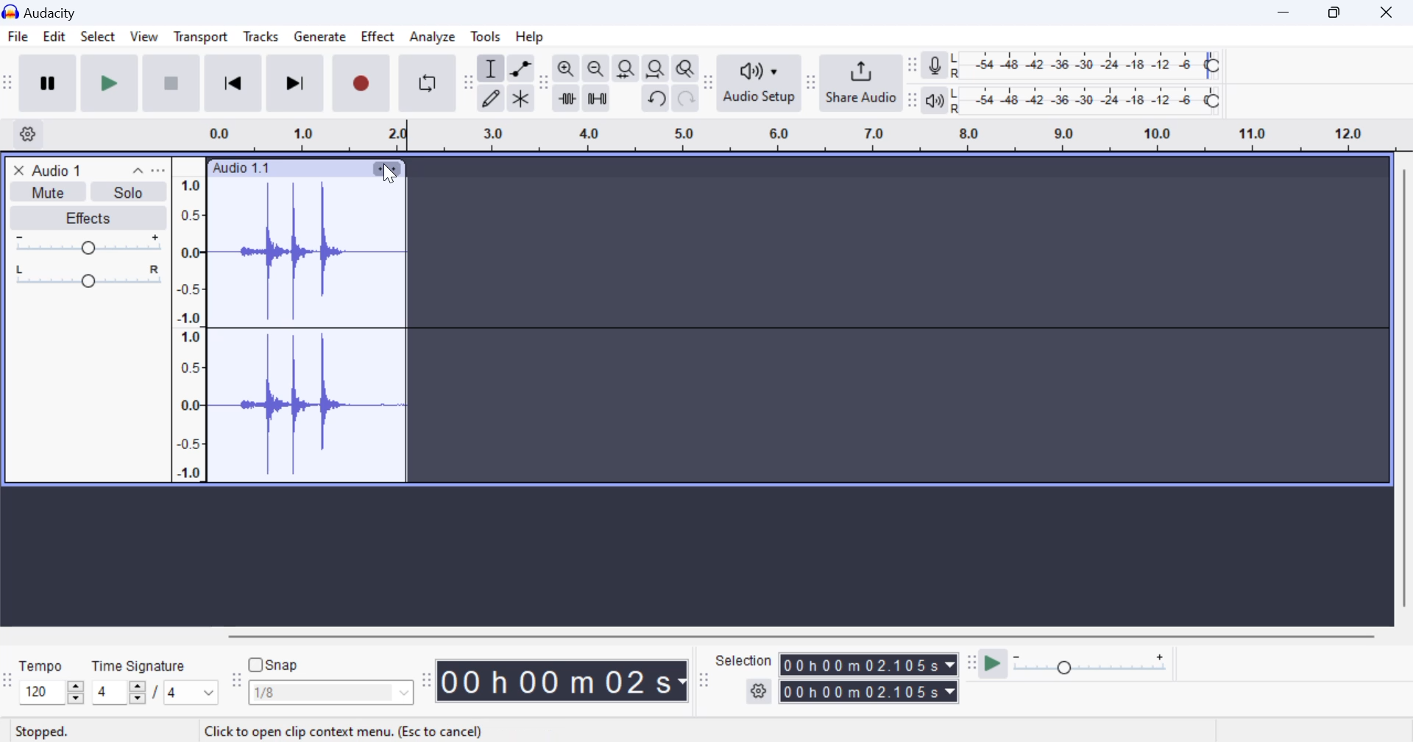  Describe the element at coordinates (130, 192) in the screenshot. I see `Solo` at that location.